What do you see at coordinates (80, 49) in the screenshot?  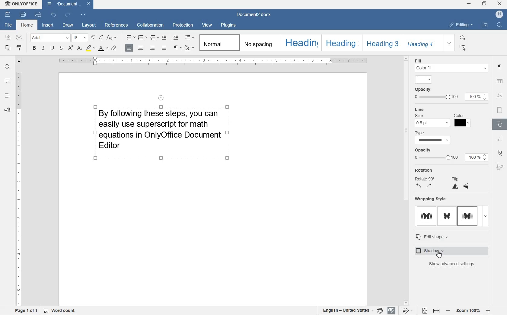 I see `subscript` at bounding box center [80, 49].